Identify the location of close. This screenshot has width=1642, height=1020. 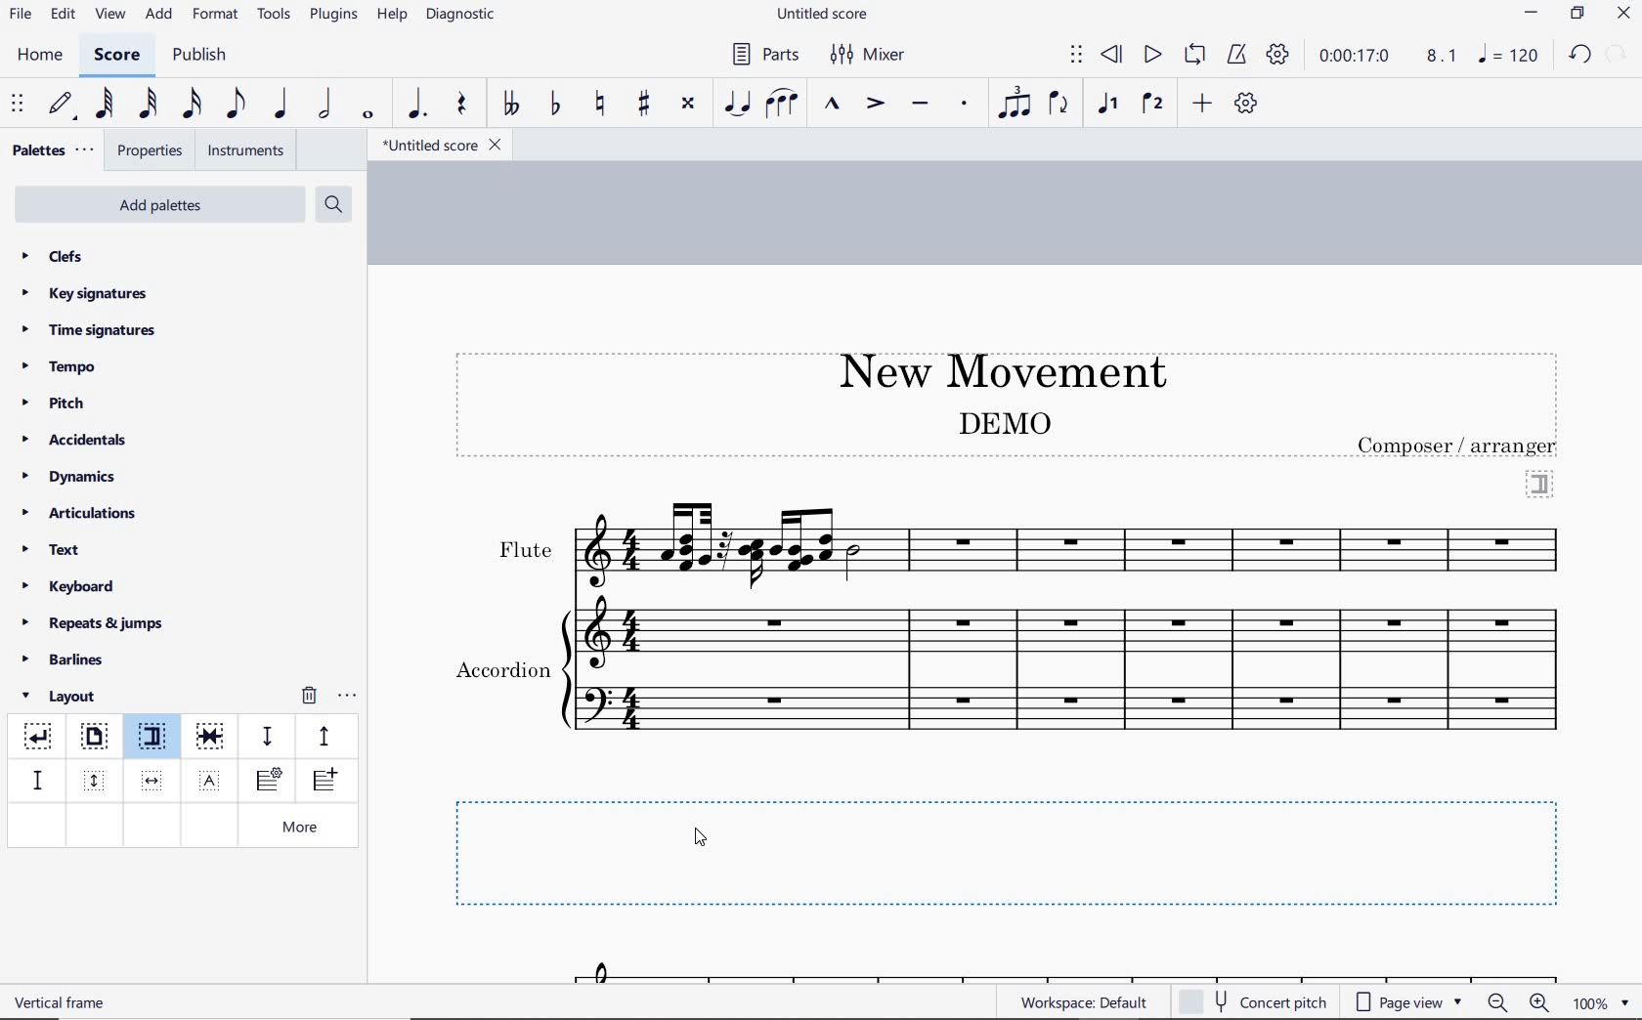
(1623, 16).